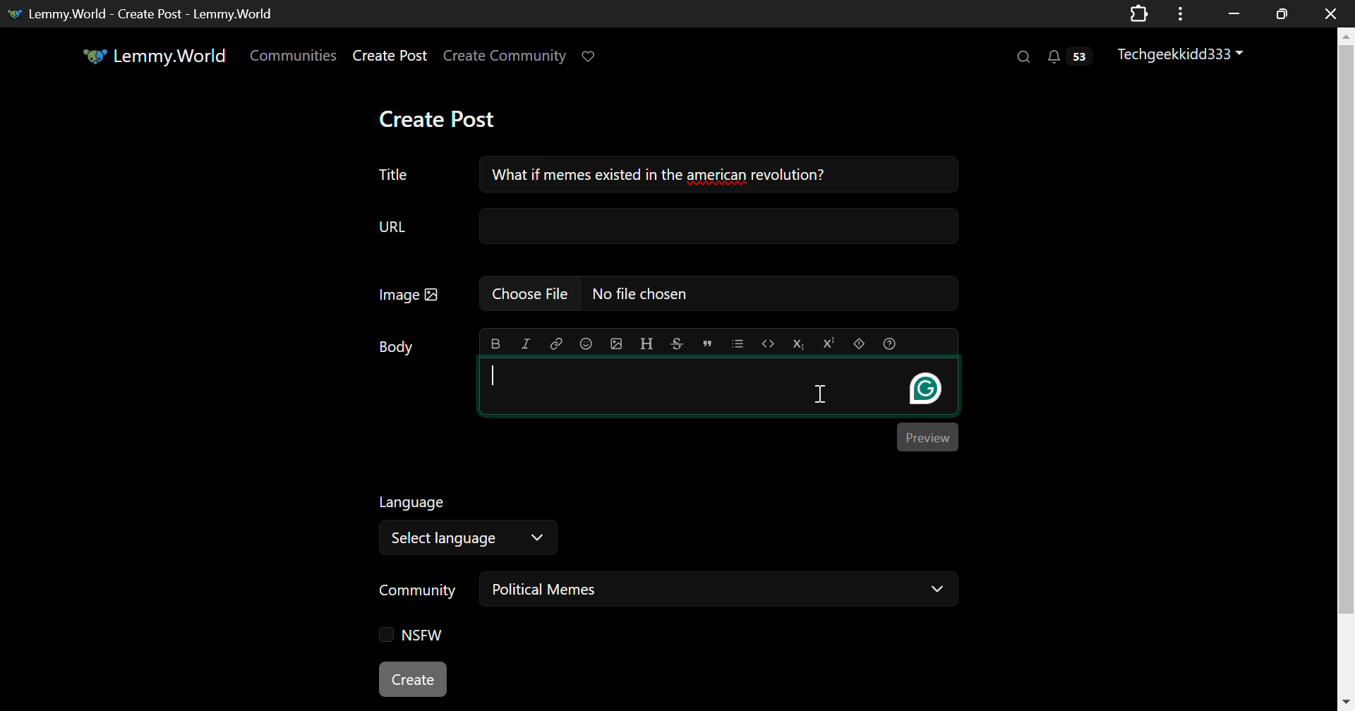  What do you see at coordinates (889, 344) in the screenshot?
I see `Formatting Help` at bounding box center [889, 344].